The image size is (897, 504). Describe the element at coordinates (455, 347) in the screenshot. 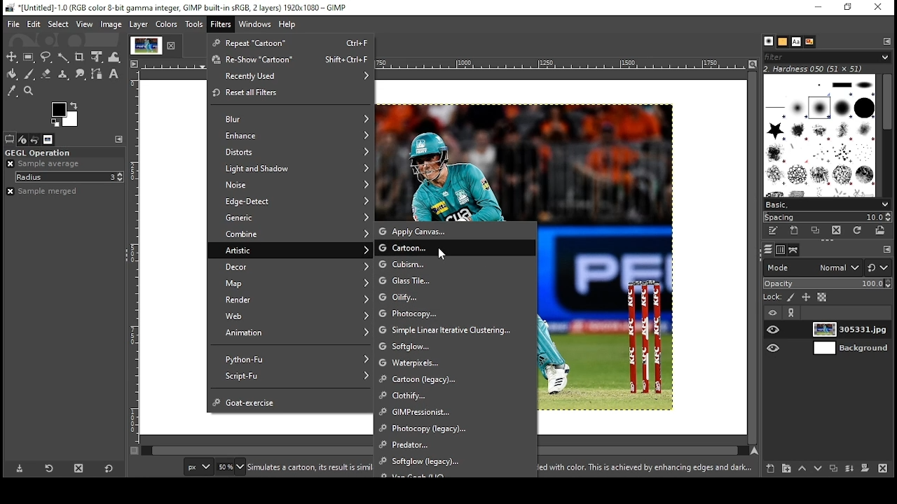

I see `softglow` at that location.